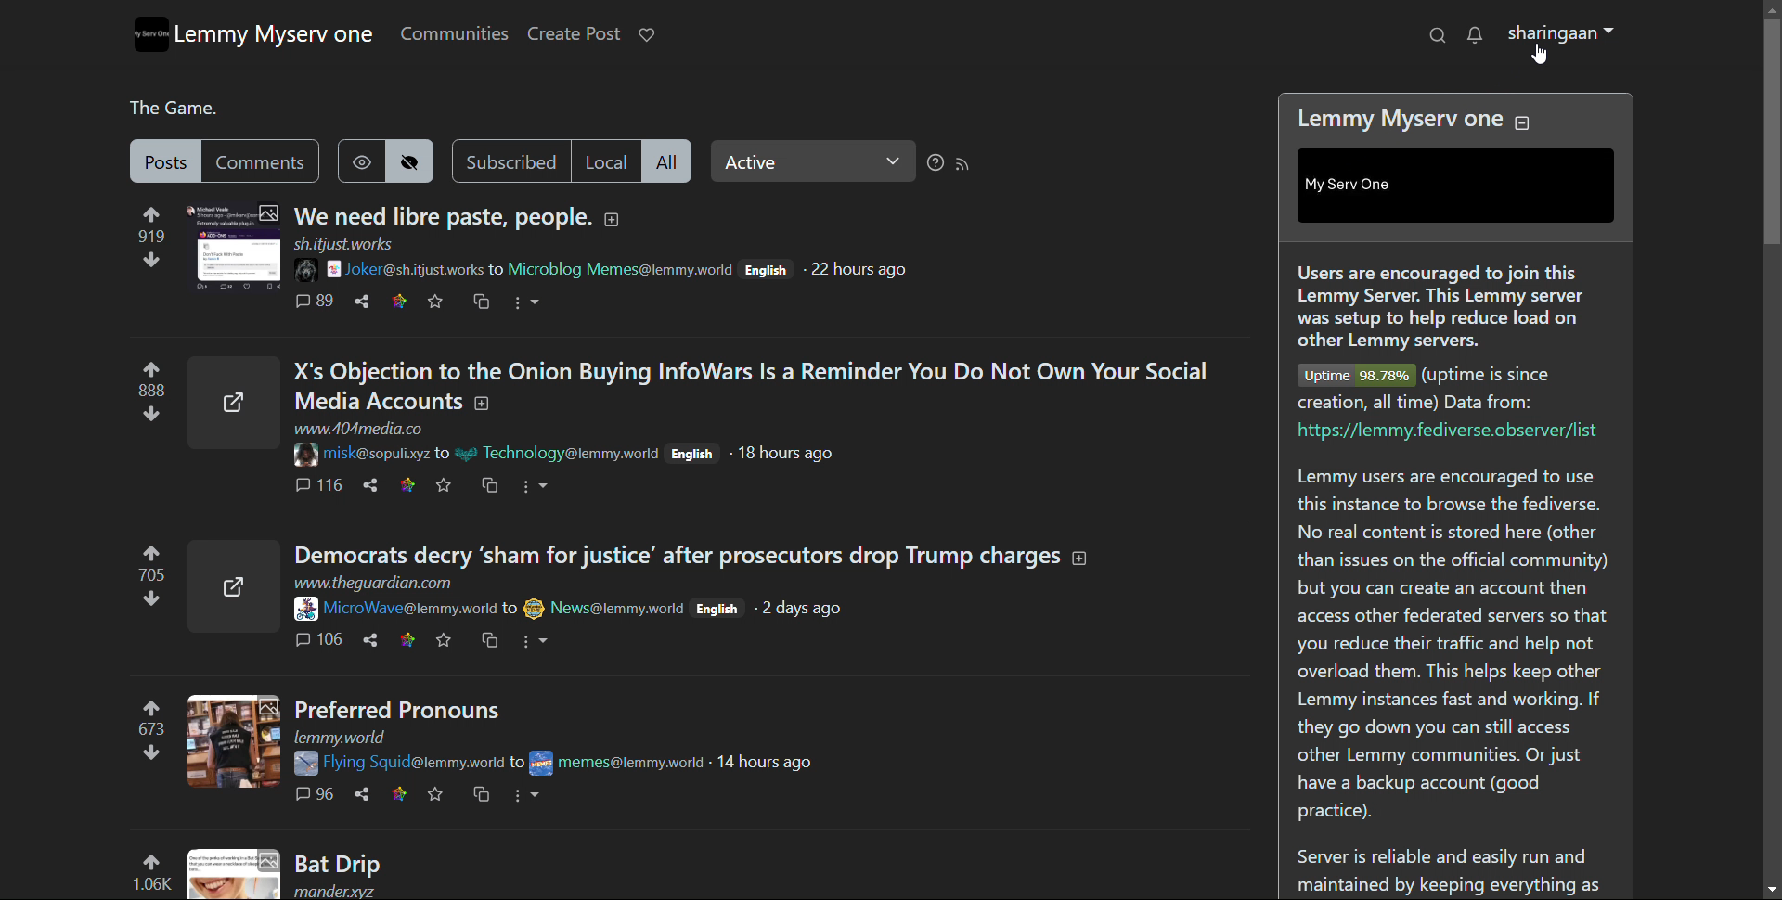  What do you see at coordinates (233, 744) in the screenshot?
I see `thumbnail` at bounding box center [233, 744].